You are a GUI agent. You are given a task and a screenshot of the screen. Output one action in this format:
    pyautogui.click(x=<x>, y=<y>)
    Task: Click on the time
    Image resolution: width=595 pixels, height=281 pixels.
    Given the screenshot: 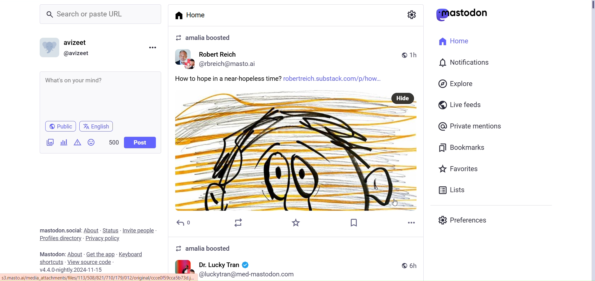 What is the action you would take?
    pyautogui.click(x=410, y=53)
    